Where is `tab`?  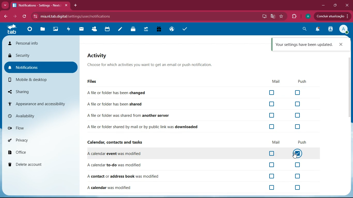
tab is located at coordinates (12, 30).